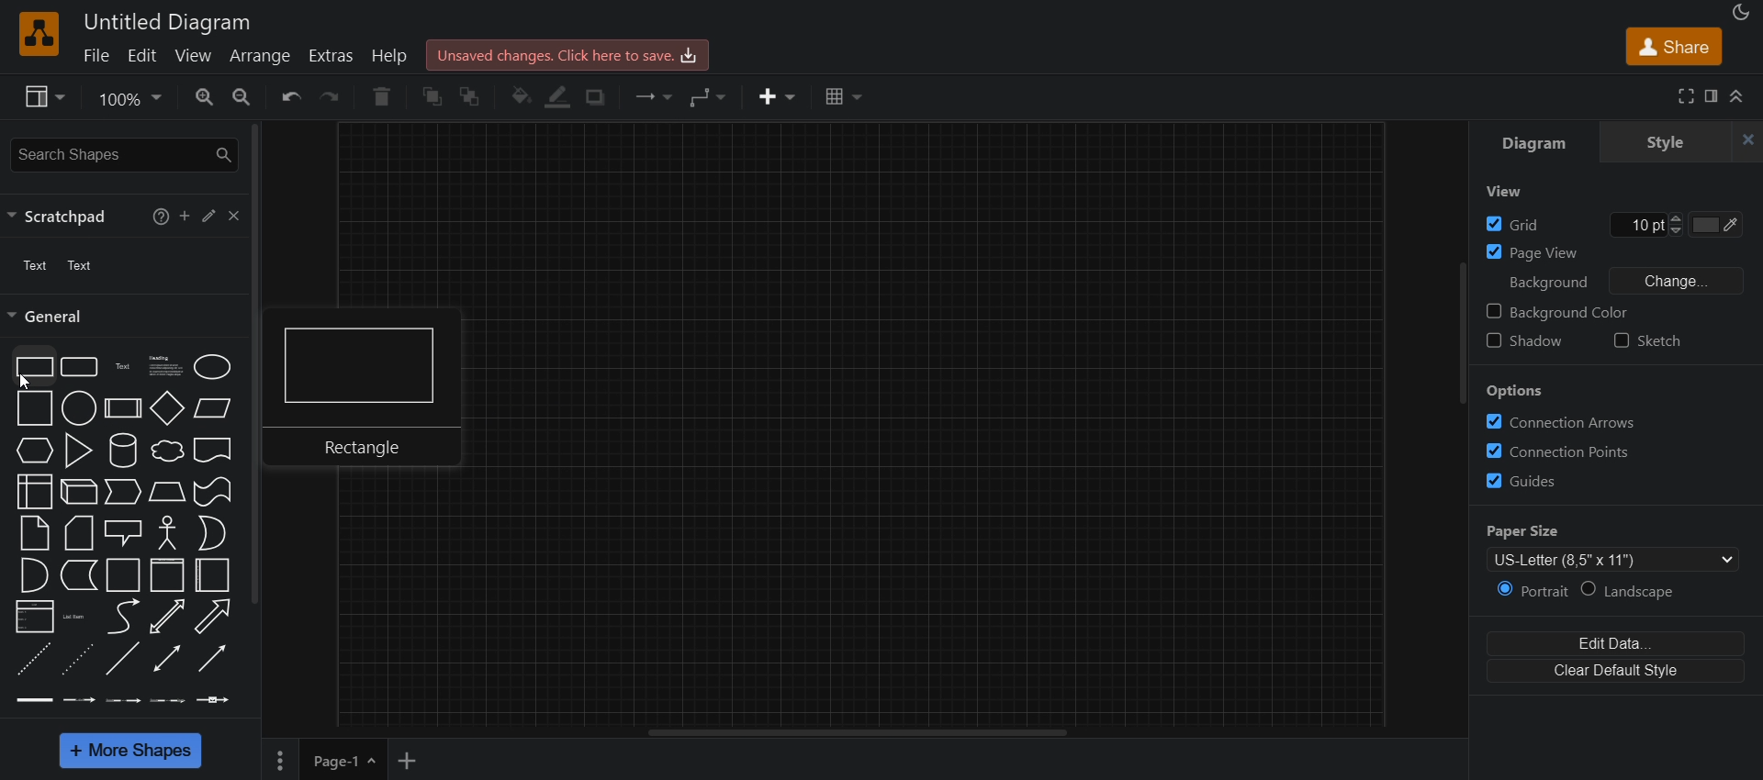 The width and height of the screenshot is (1763, 780). I want to click on line, so click(123, 660).